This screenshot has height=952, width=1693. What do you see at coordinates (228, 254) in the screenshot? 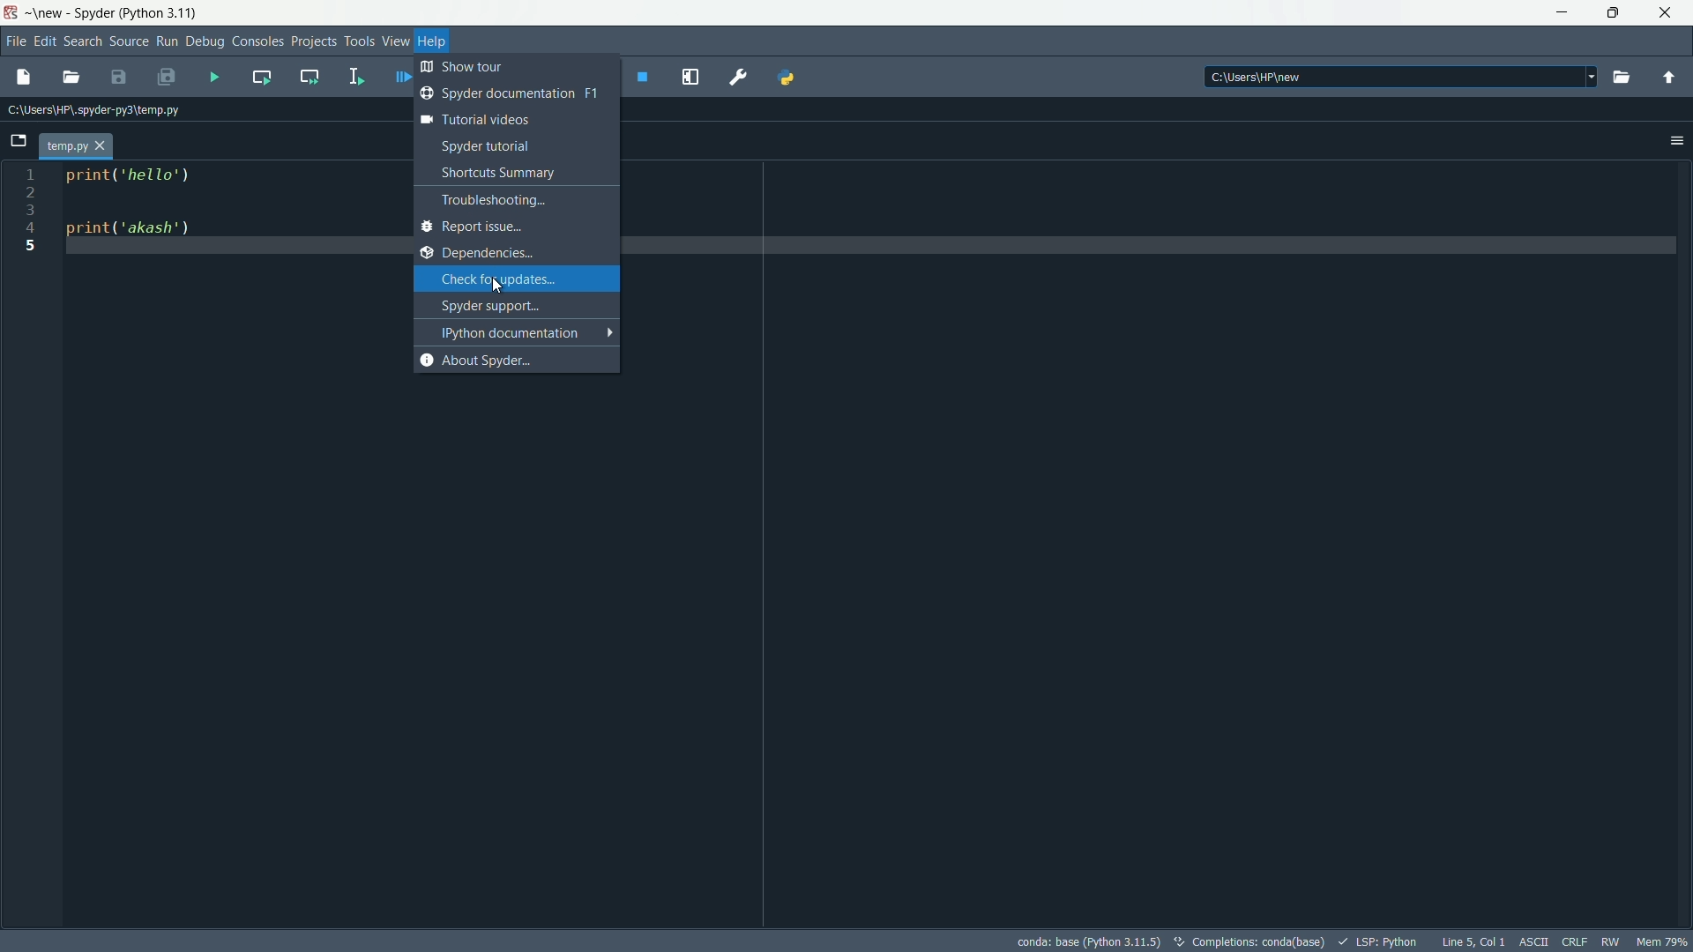
I see `print('hello') print('akash')` at bounding box center [228, 254].